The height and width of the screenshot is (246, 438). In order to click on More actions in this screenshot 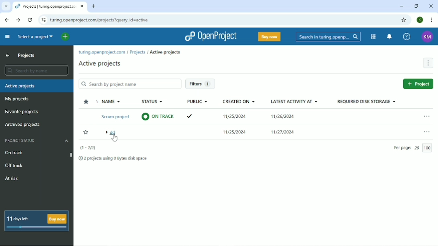, I will do `click(428, 63)`.